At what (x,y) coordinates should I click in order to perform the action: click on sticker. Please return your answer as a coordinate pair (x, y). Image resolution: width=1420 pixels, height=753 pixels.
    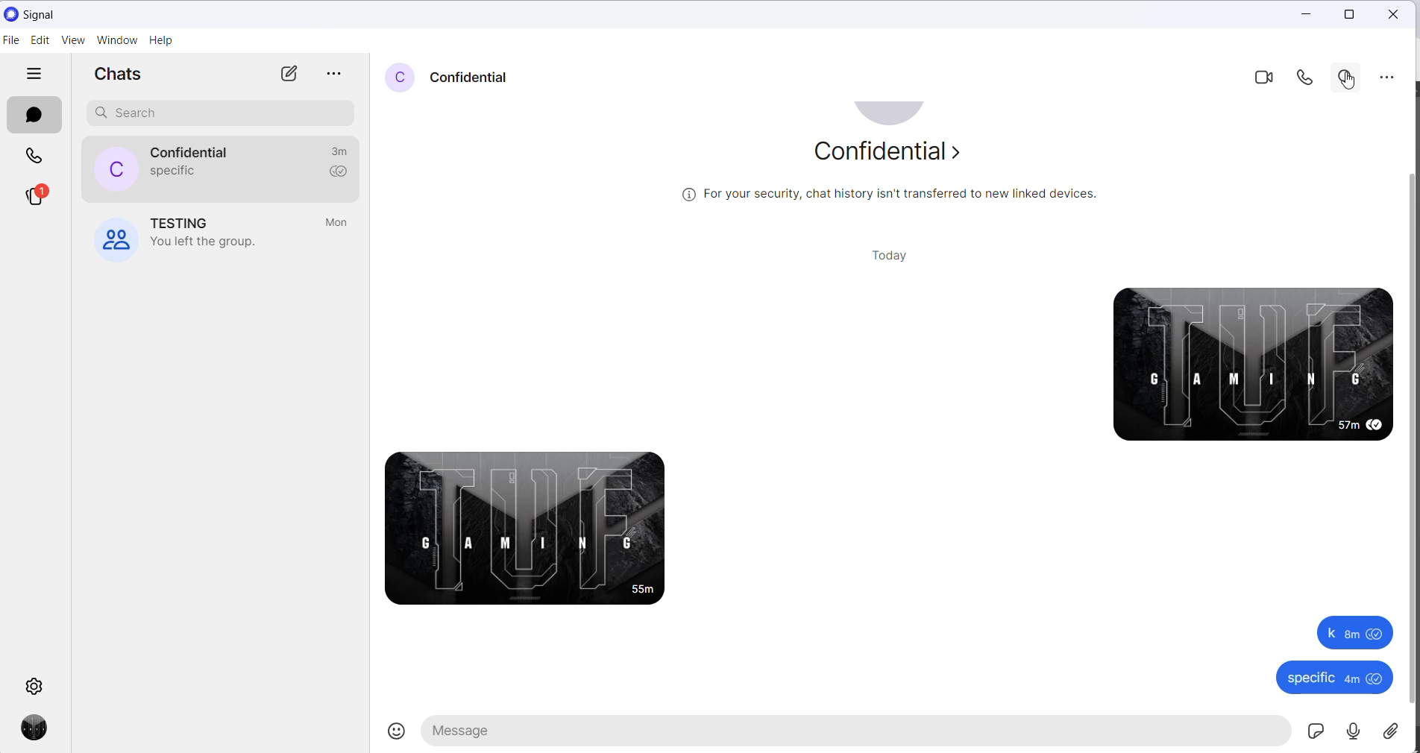
    Looking at the image, I should click on (1313, 734).